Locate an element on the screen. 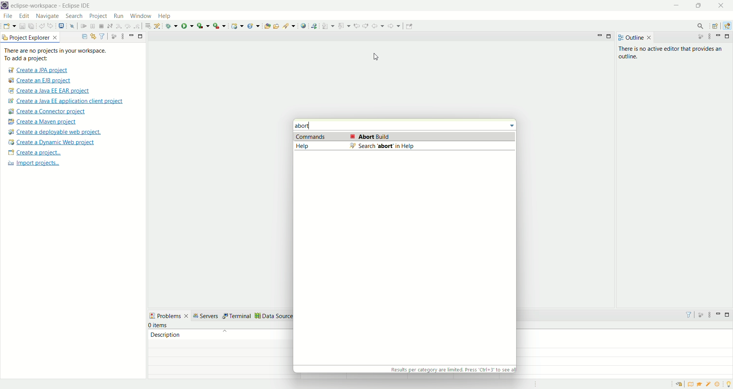  create a maven project is located at coordinates (43, 122).